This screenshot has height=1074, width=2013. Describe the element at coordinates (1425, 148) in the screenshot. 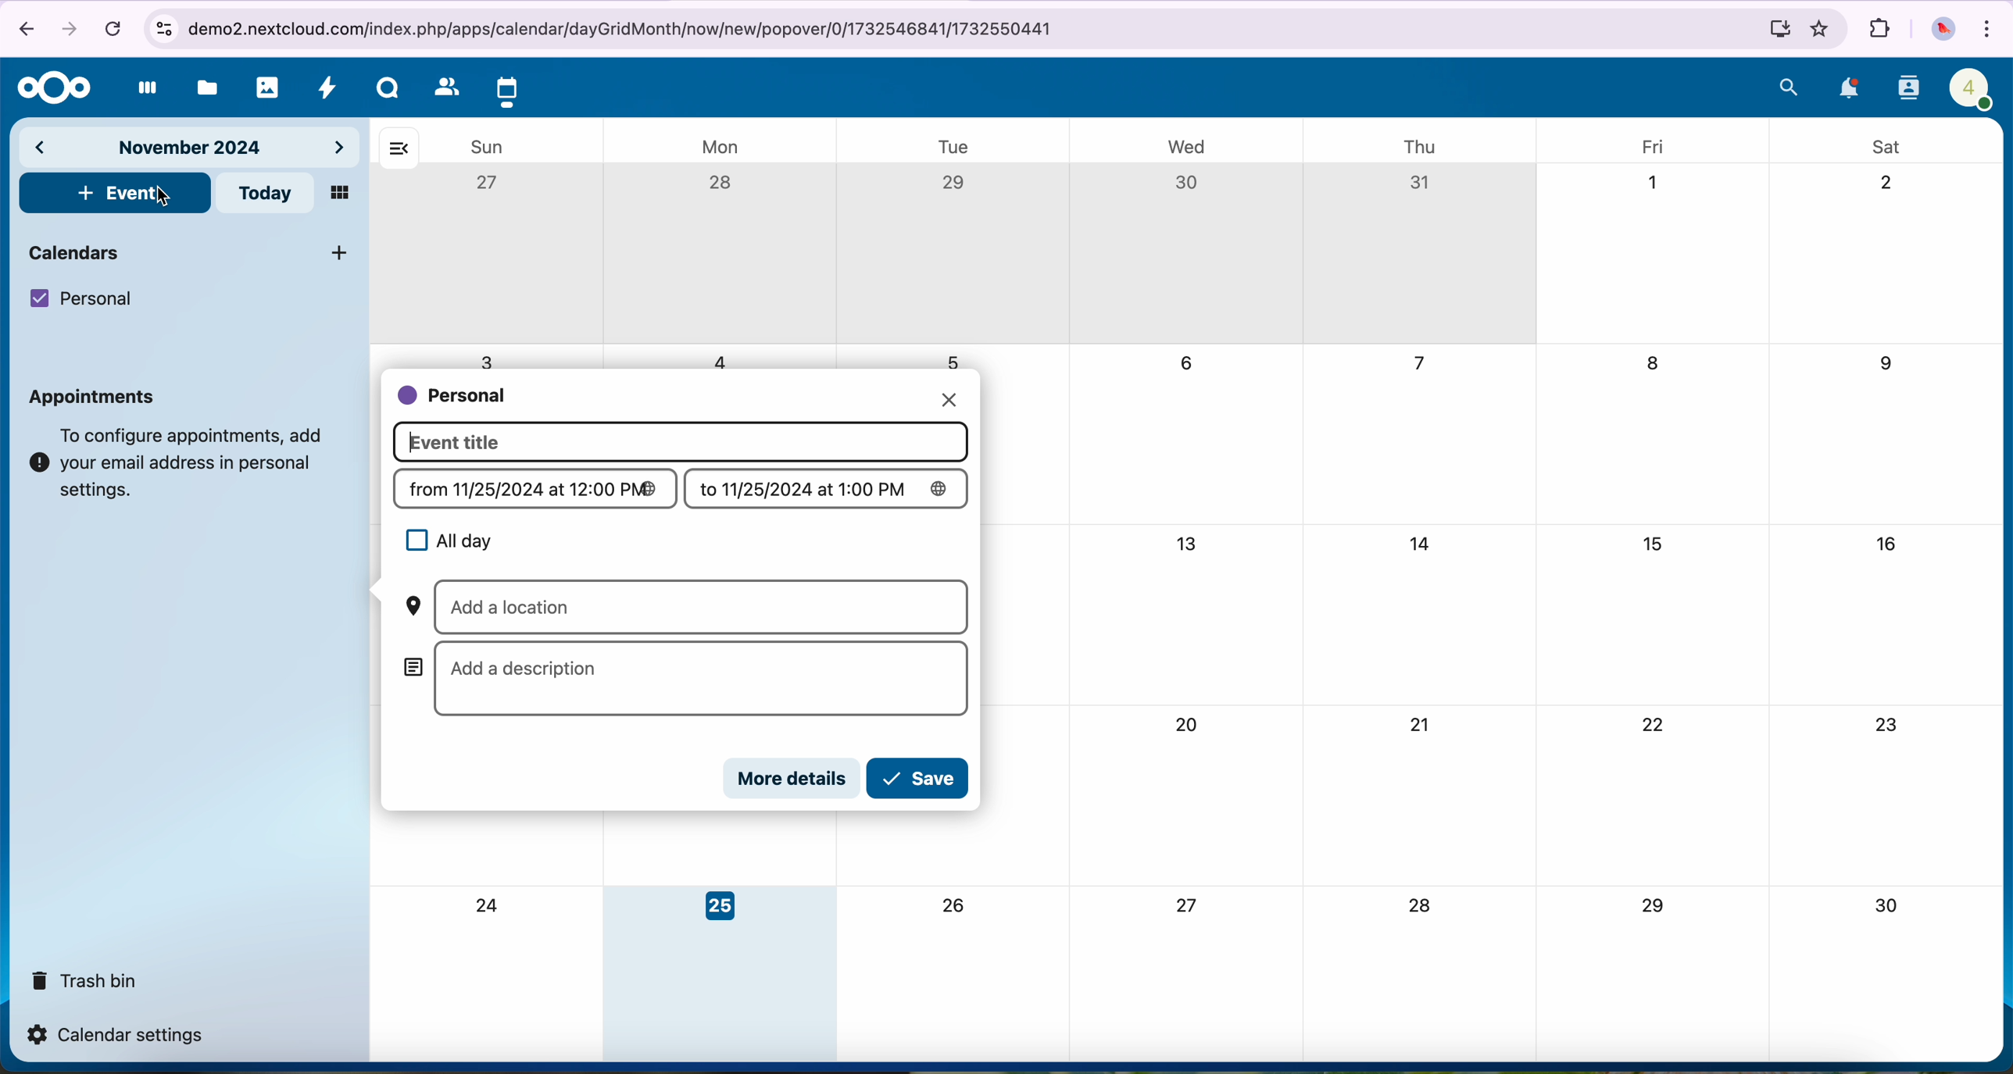

I see `thu` at that location.